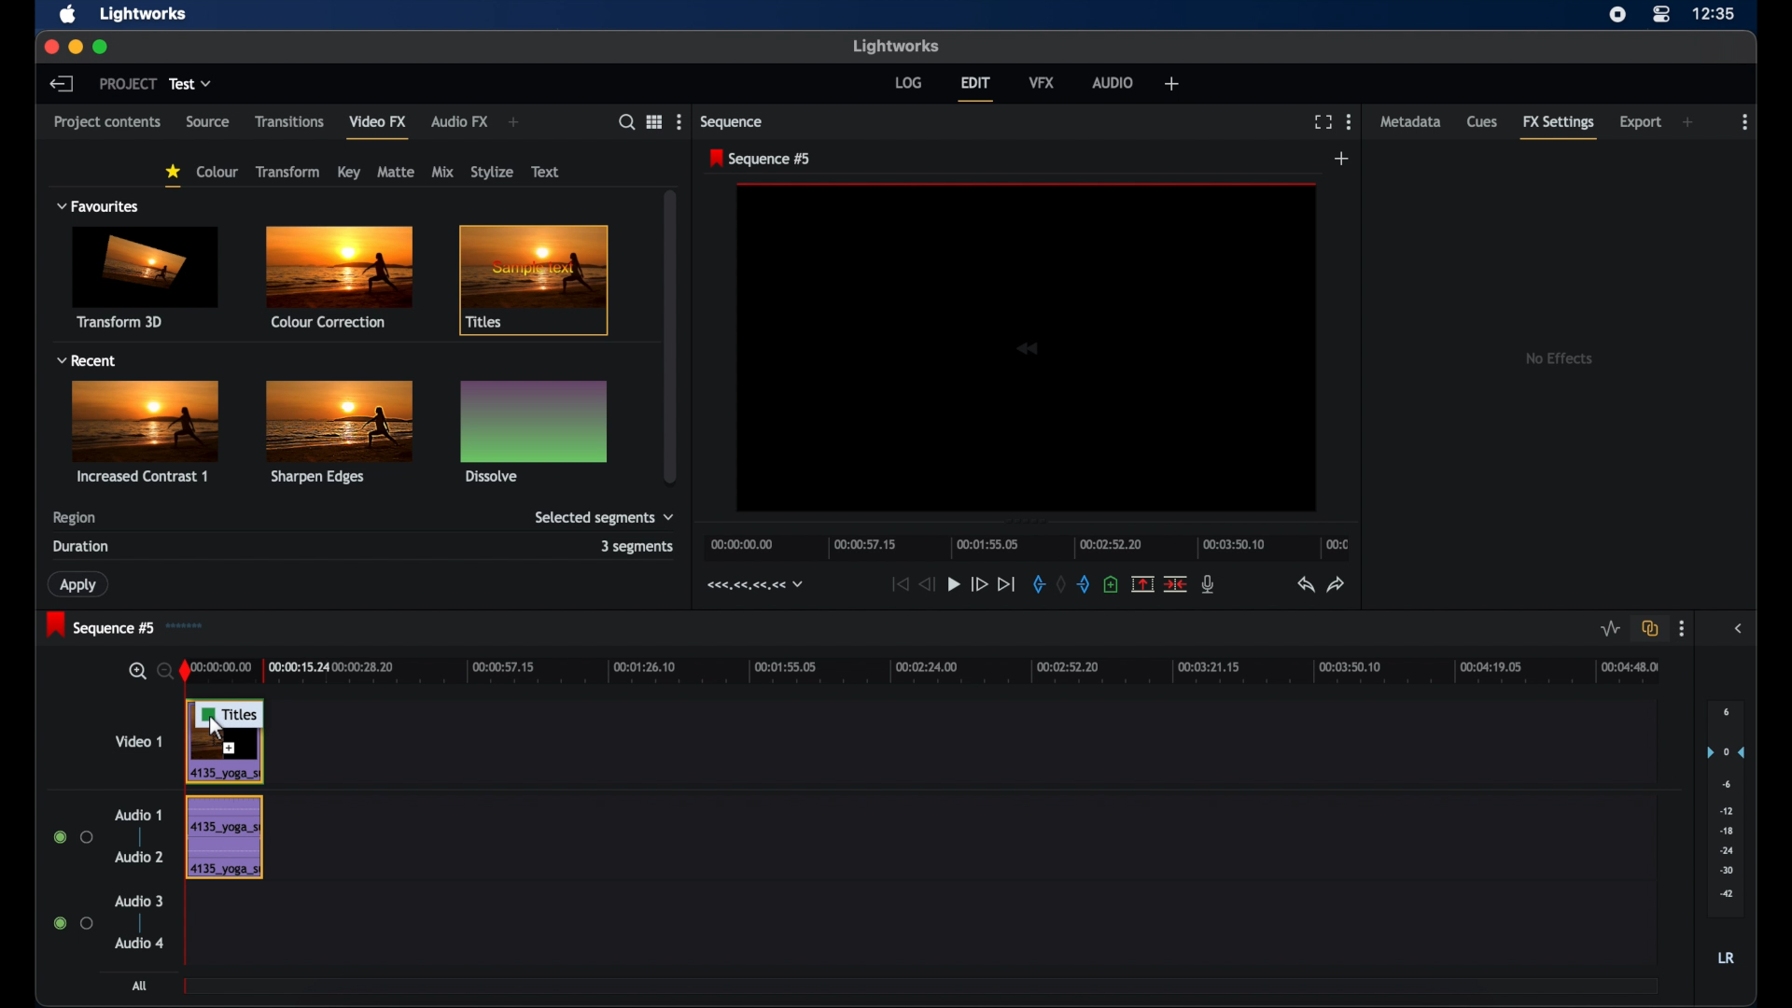 The height and width of the screenshot is (1008, 1792). I want to click on rewind, so click(929, 584).